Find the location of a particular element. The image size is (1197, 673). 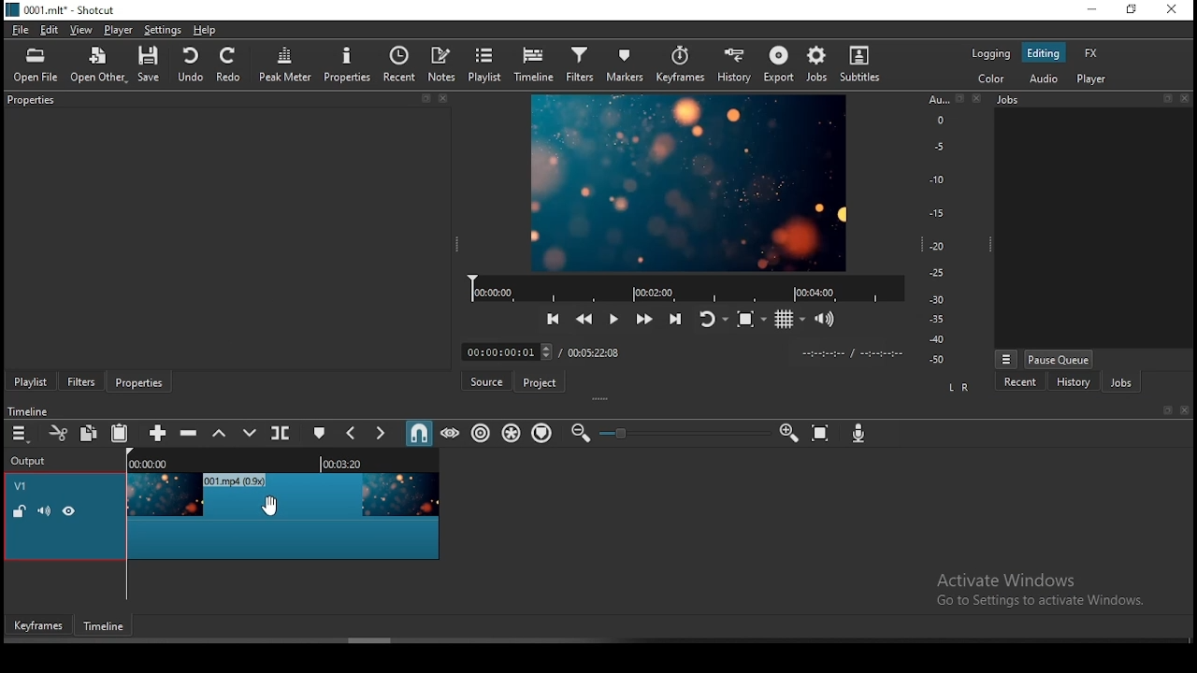

playback time is located at coordinates (680, 287).